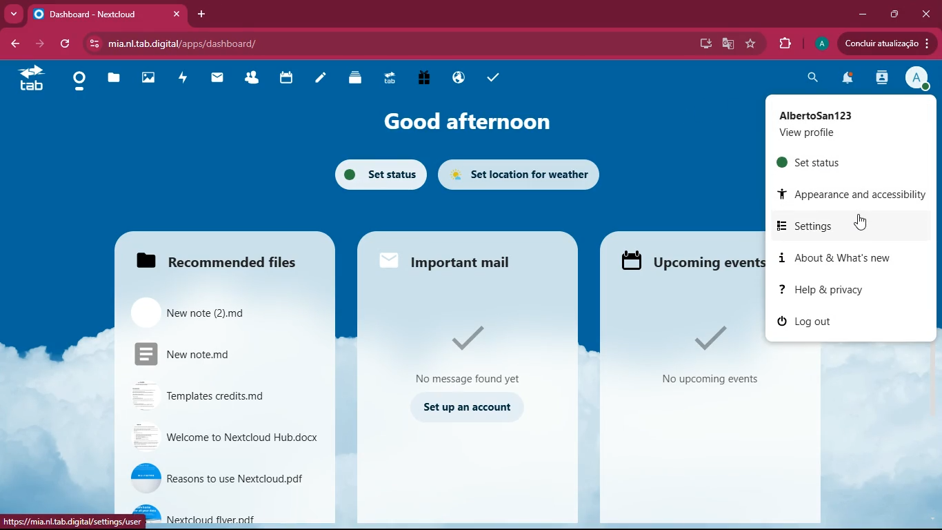 Image resolution: width=942 pixels, height=530 pixels. Describe the element at coordinates (13, 14) in the screenshot. I see `more` at that location.